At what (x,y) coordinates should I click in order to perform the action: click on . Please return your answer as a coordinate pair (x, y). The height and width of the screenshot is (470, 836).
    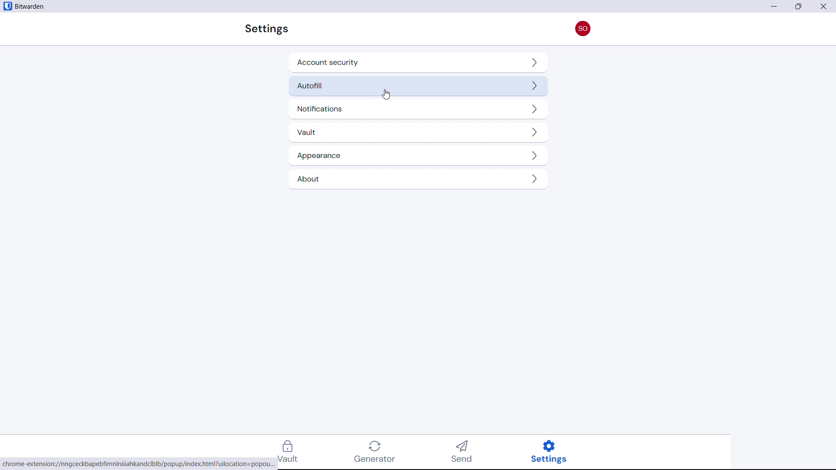
    Looking at the image, I should click on (265, 29).